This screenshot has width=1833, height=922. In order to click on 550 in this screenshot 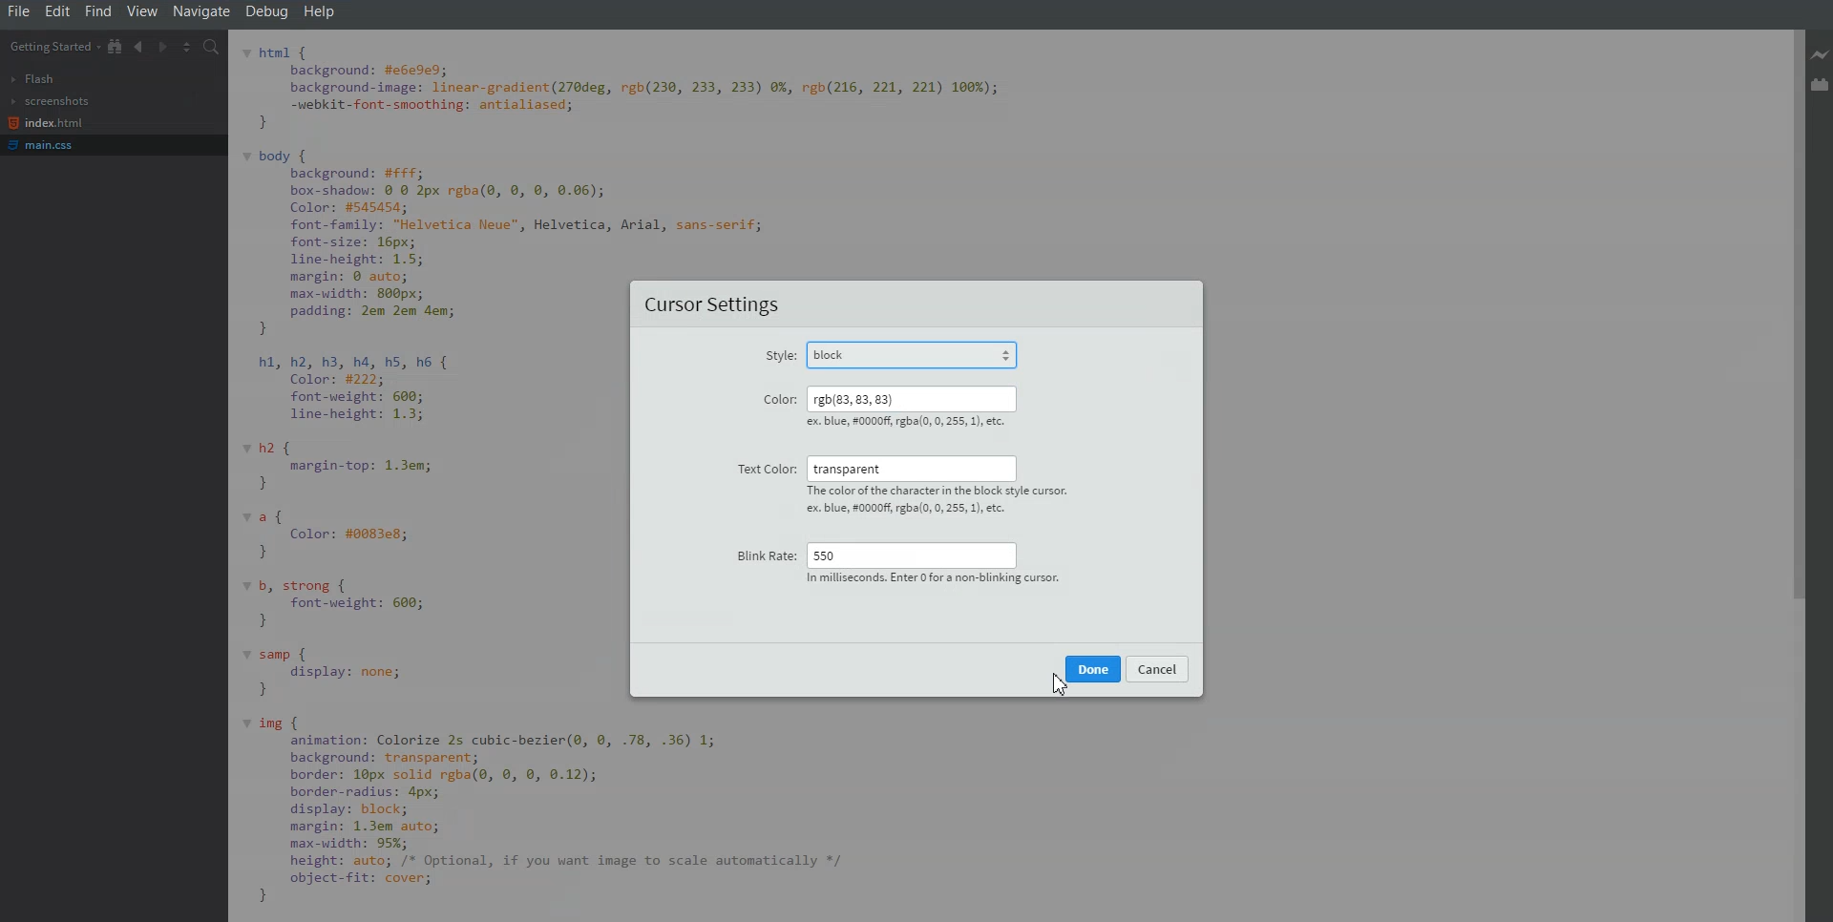, I will do `click(911, 553)`.